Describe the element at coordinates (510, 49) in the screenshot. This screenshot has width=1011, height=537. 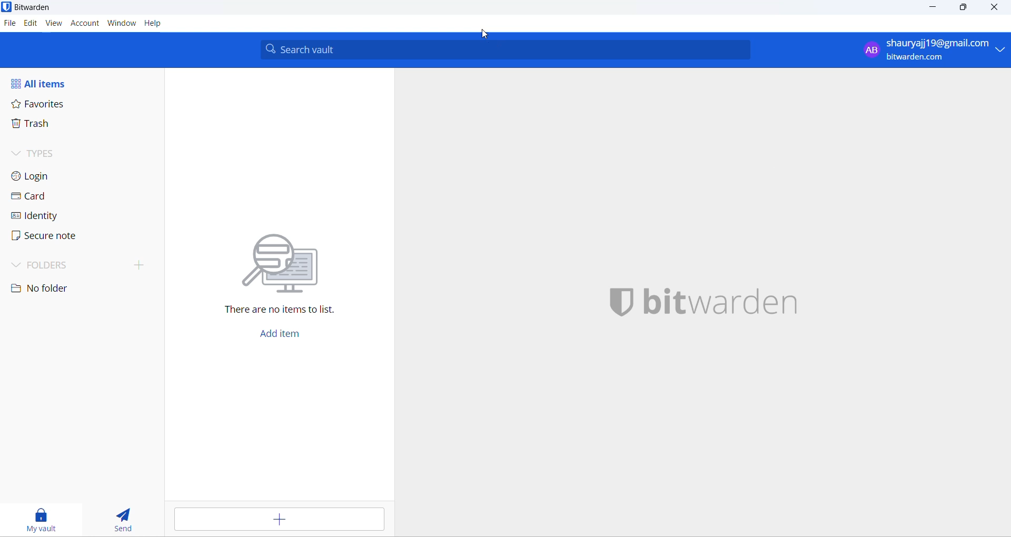
I see `search box` at that location.